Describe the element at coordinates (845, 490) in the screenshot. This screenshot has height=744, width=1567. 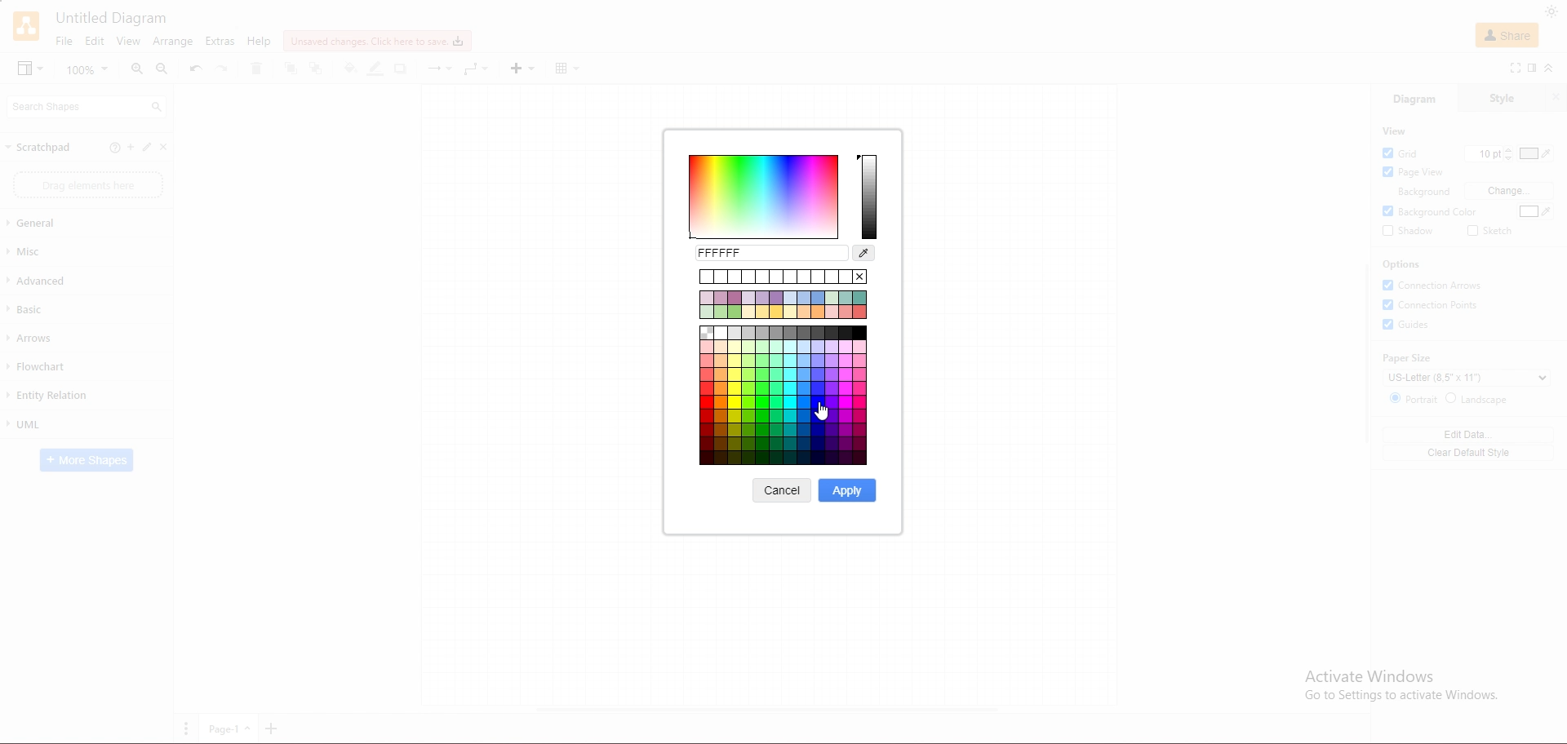
I see `apply` at that location.